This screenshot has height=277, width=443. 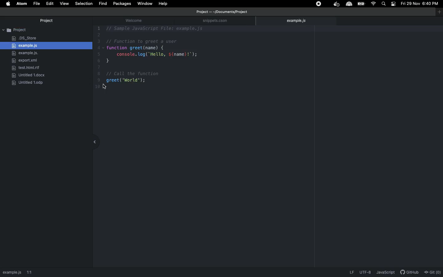 What do you see at coordinates (105, 87) in the screenshot?
I see `cursor` at bounding box center [105, 87].